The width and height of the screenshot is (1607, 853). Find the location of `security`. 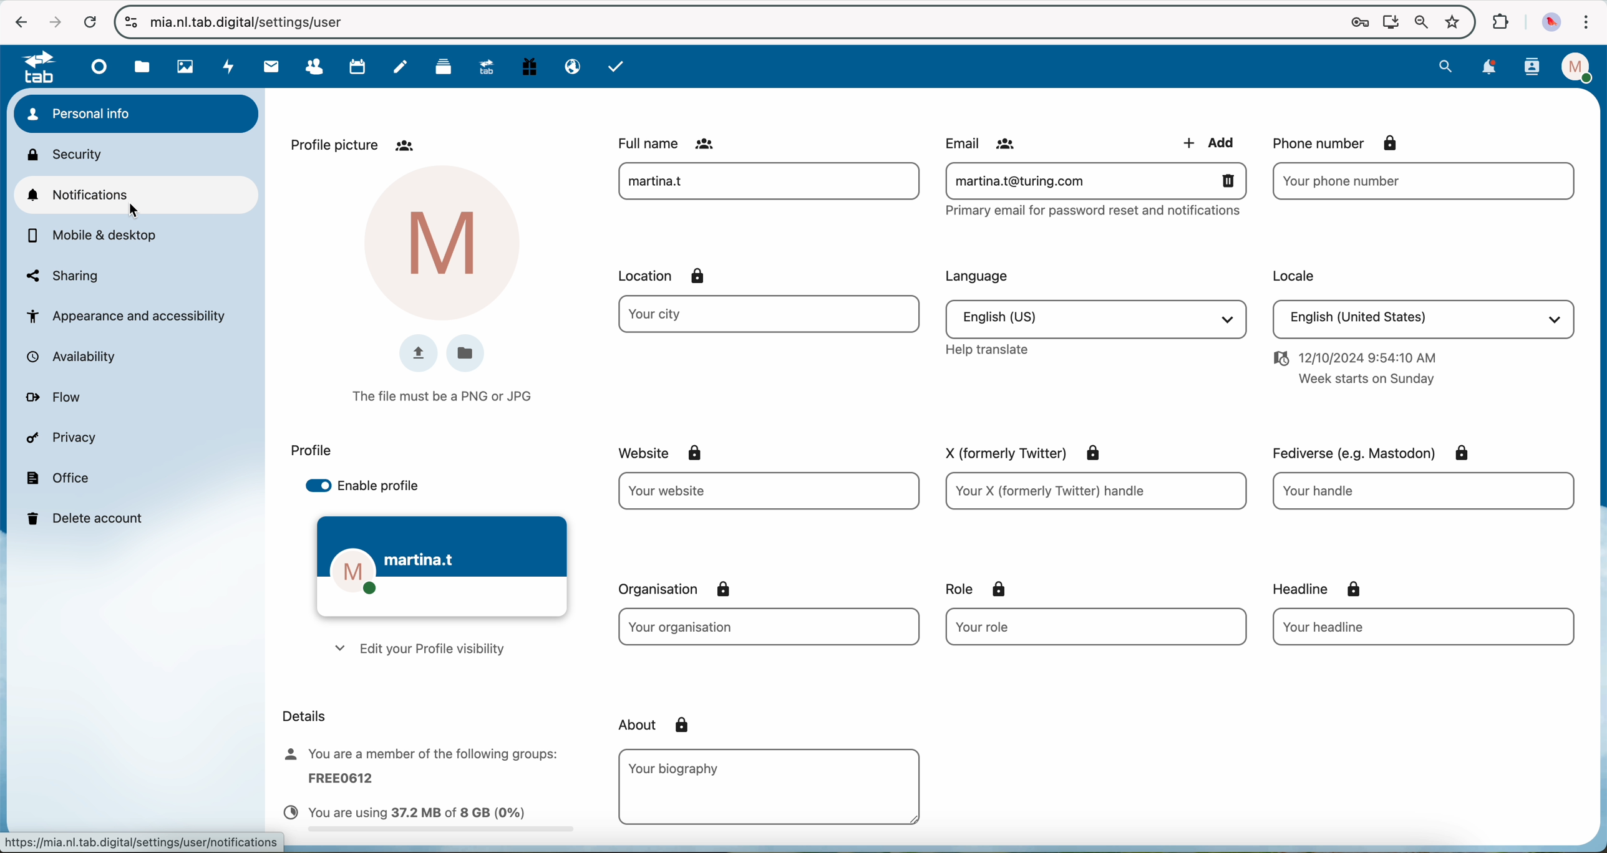

security is located at coordinates (69, 154).